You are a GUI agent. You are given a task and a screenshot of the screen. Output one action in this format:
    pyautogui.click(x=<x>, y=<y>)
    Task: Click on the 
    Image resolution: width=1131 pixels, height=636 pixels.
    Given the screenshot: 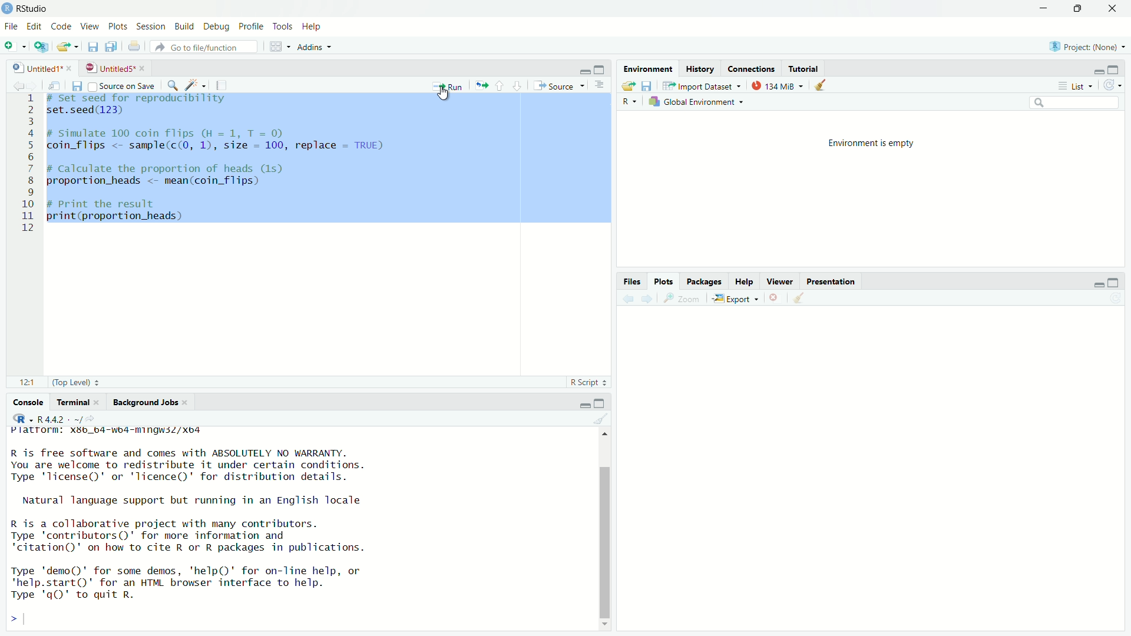 What is the action you would take?
    pyautogui.click(x=870, y=463)
    